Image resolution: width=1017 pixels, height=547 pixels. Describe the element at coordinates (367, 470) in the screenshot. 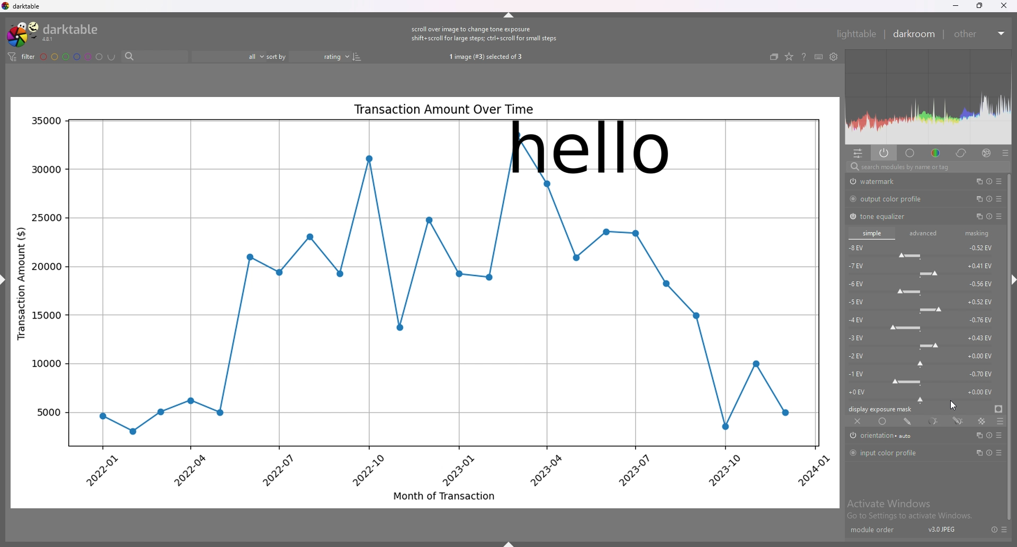

I see `2022-10` at that location.